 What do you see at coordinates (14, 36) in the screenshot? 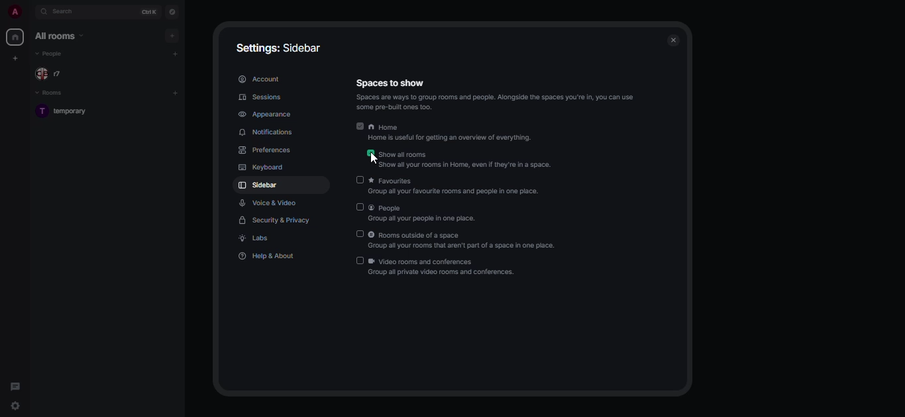
I see `home` at bounding box center [14, 36].